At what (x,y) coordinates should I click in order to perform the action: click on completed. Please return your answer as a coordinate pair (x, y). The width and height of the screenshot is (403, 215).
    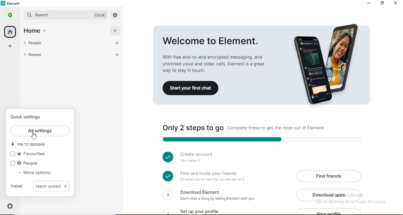
    Looking at the image, I should click on (167, 176).